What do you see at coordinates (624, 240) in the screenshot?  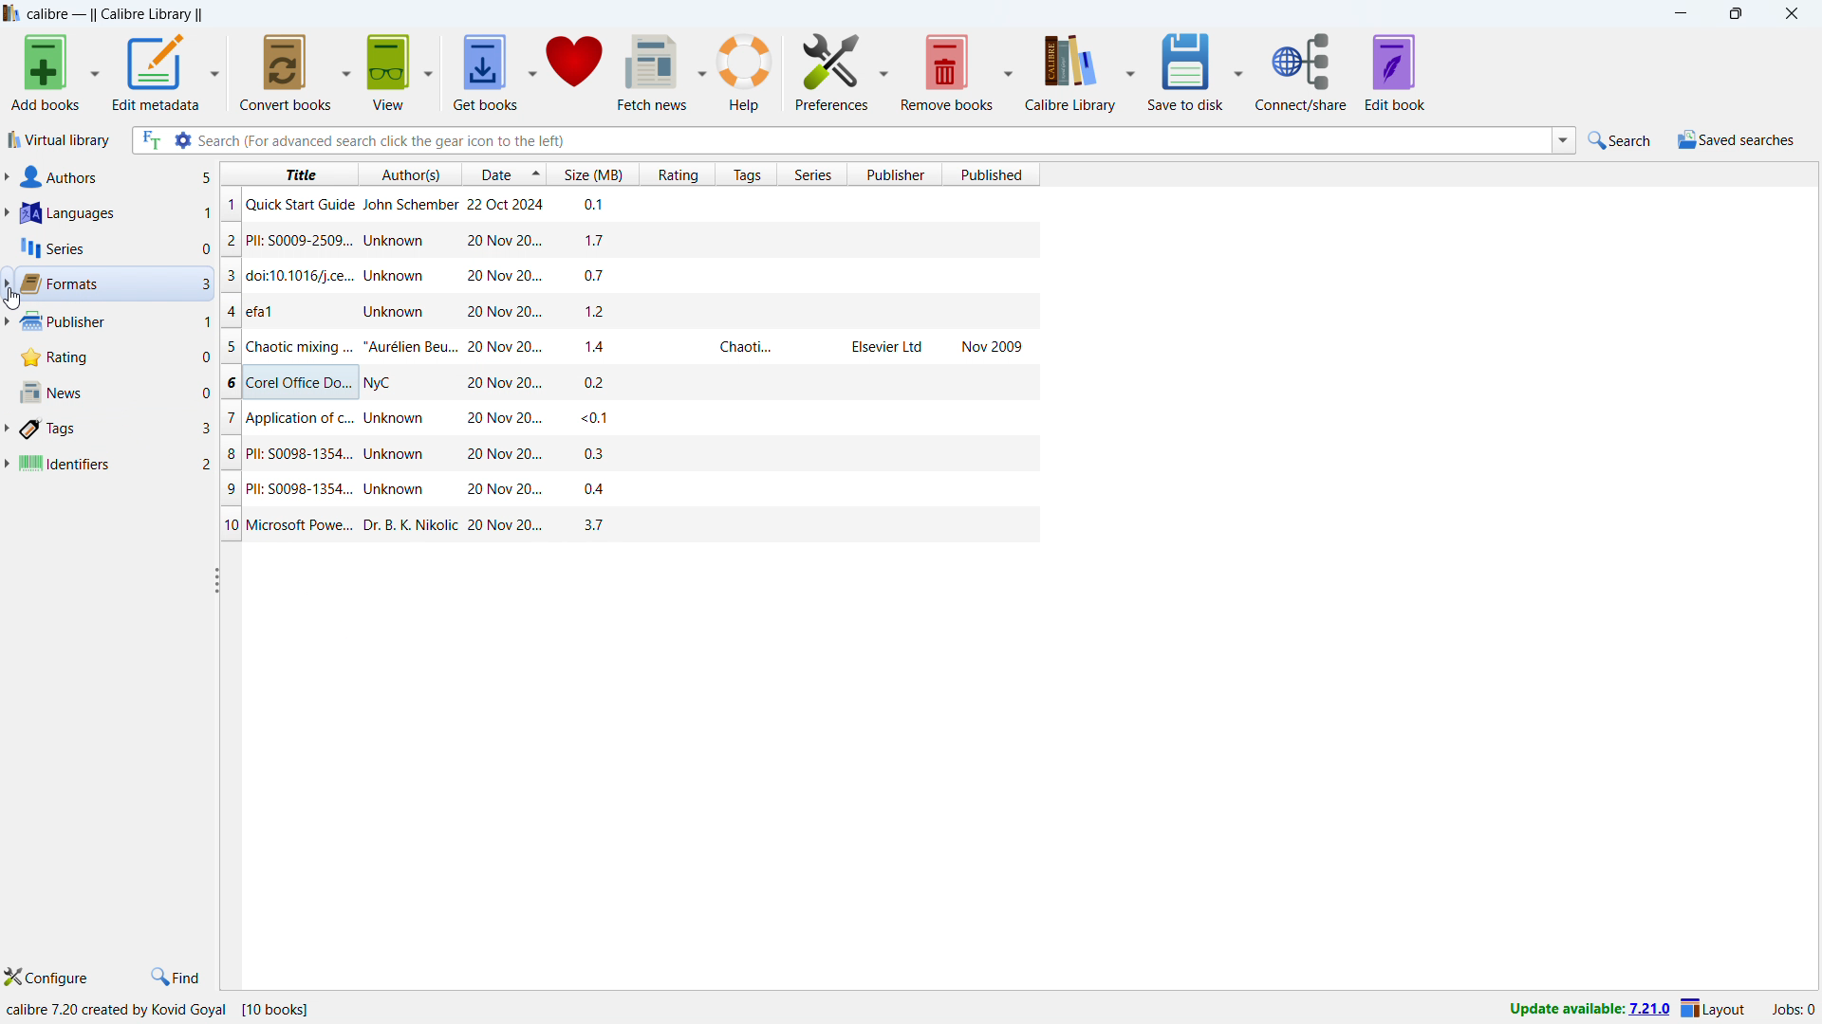 I see `one book entry` at bounding box center [624, 240].